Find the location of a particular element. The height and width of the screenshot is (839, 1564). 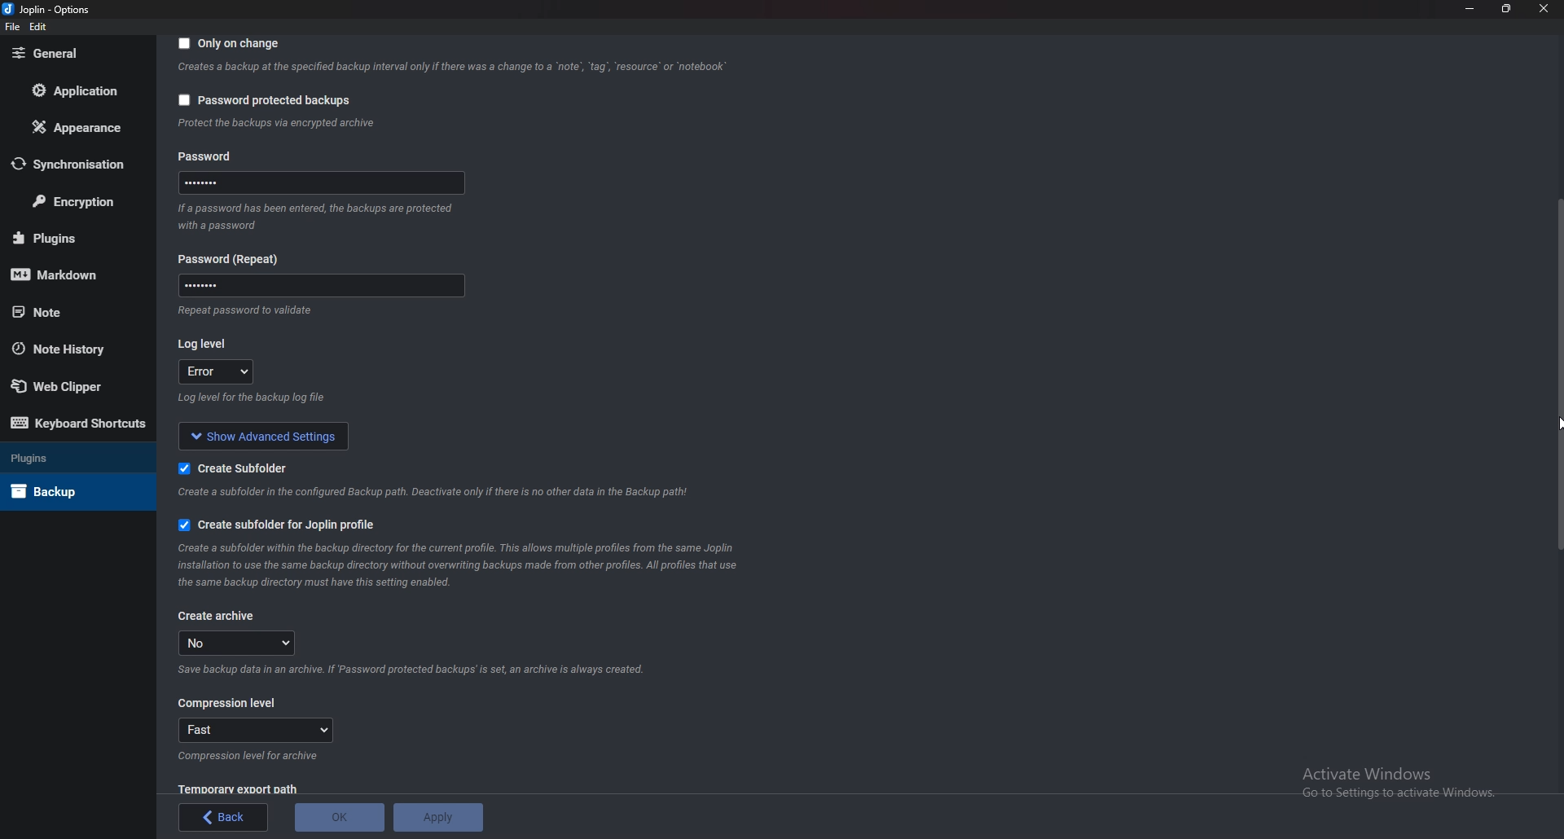

general is located at coordinates (70, 54).